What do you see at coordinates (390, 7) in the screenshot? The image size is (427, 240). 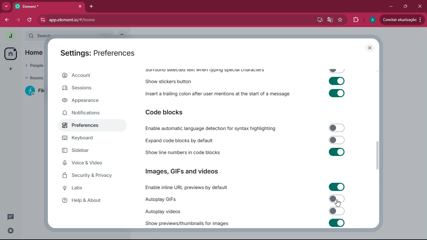 I see `minimize` at bounding box center [390, 7].